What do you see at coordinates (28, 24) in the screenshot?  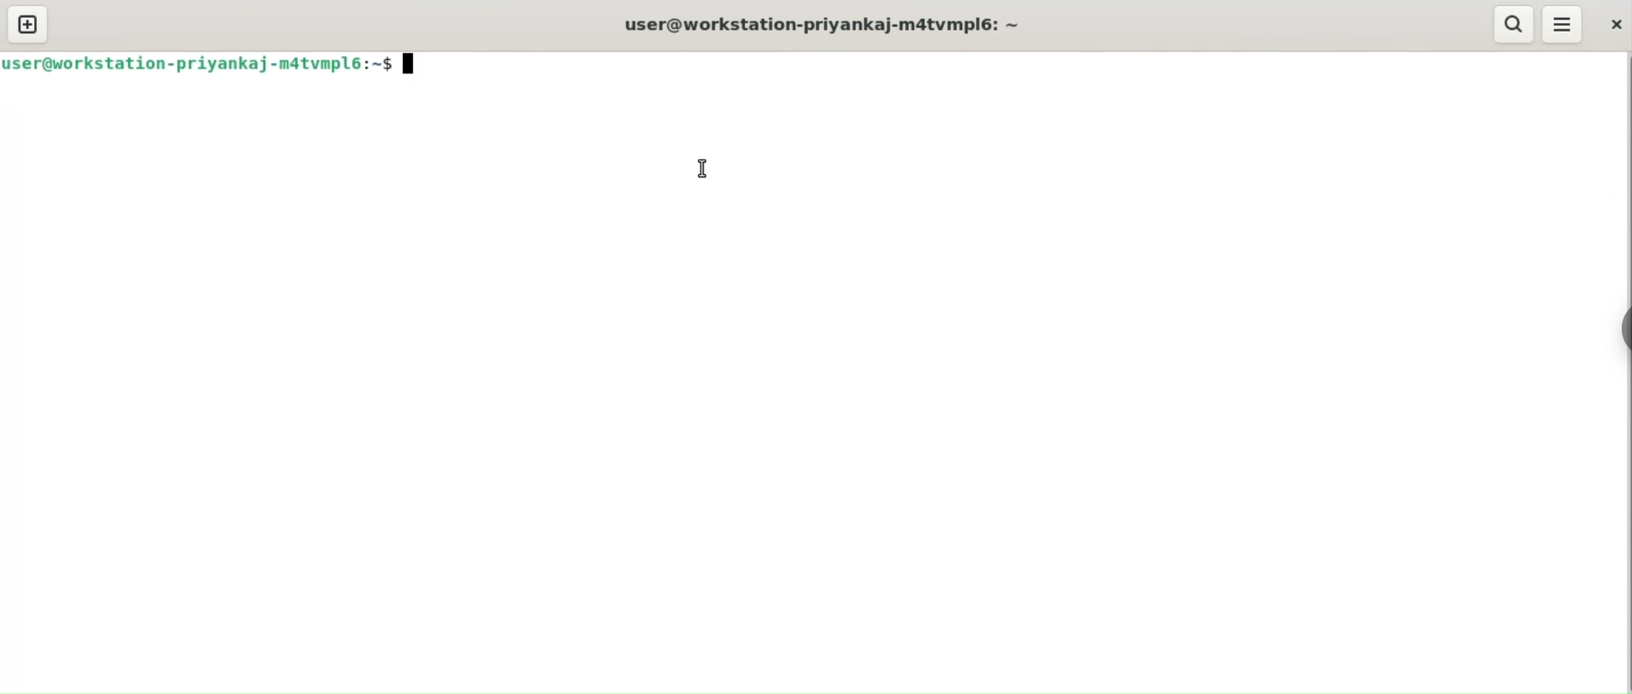 I see `new tab` at bounding box center [28, 24].